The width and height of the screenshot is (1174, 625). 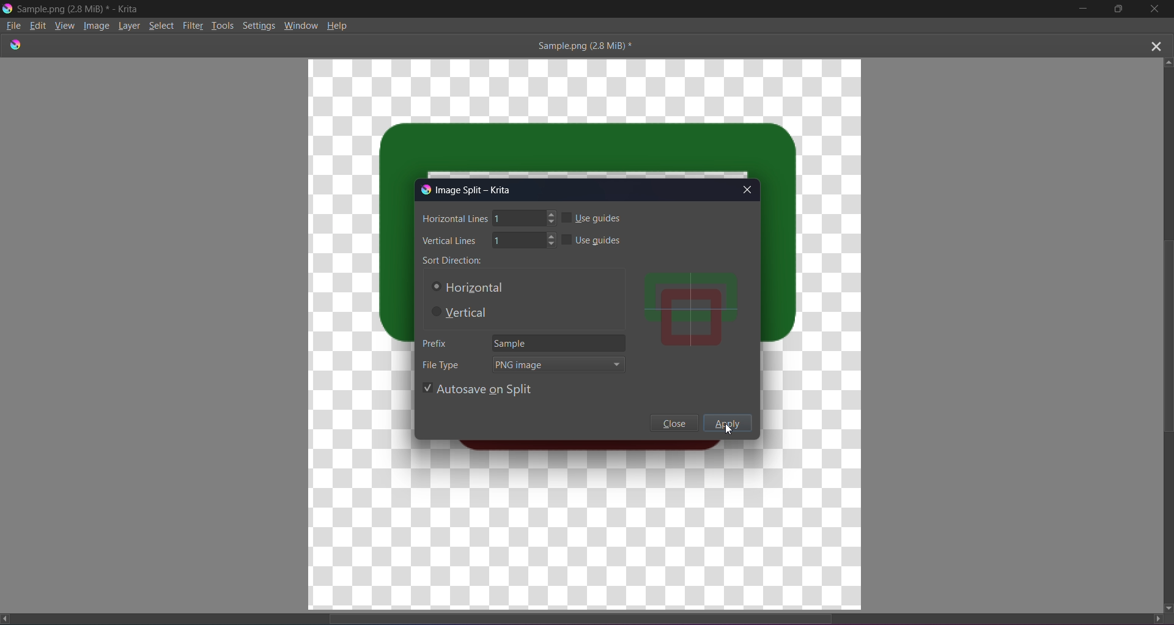 I want to click on Apply, so click(x=729, y=424).